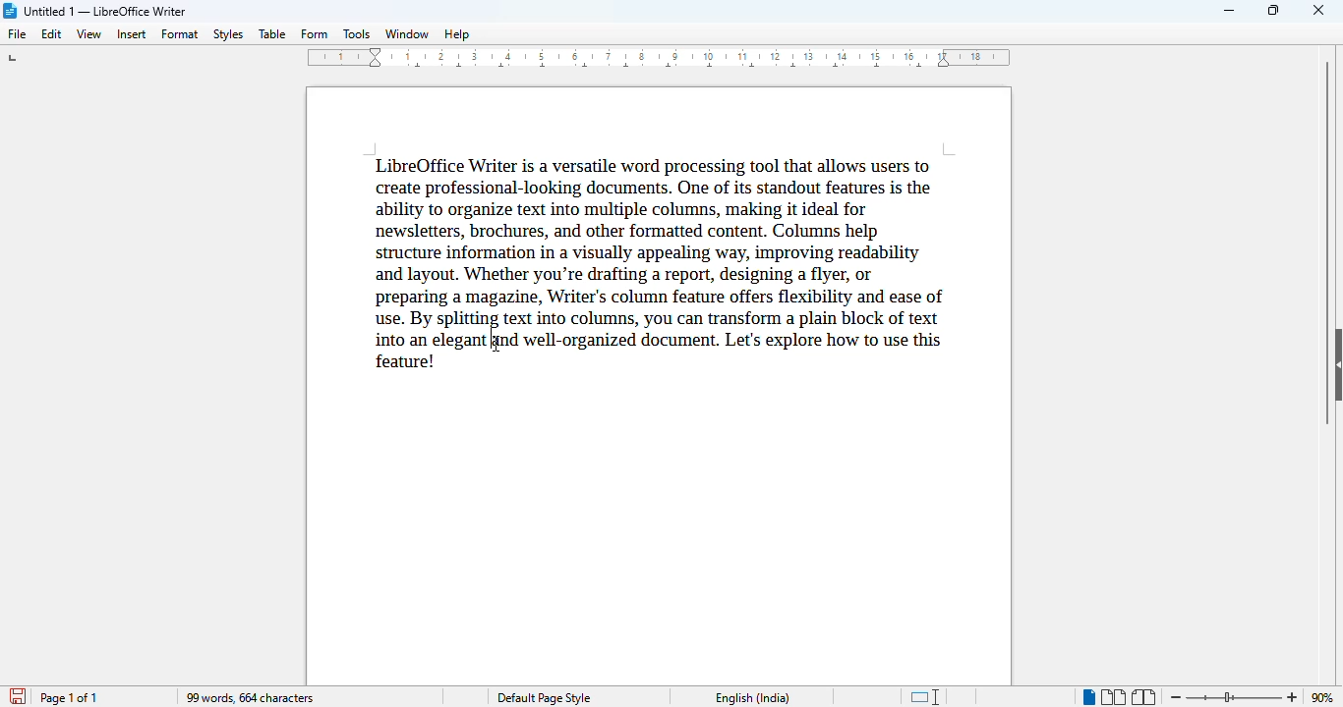 Image resolution: width=1343 pixels, height=707 pixels. What do you see at coordinates (1334, 363) in the screenshot?
I see `show` at bounding box center [1334, 363].